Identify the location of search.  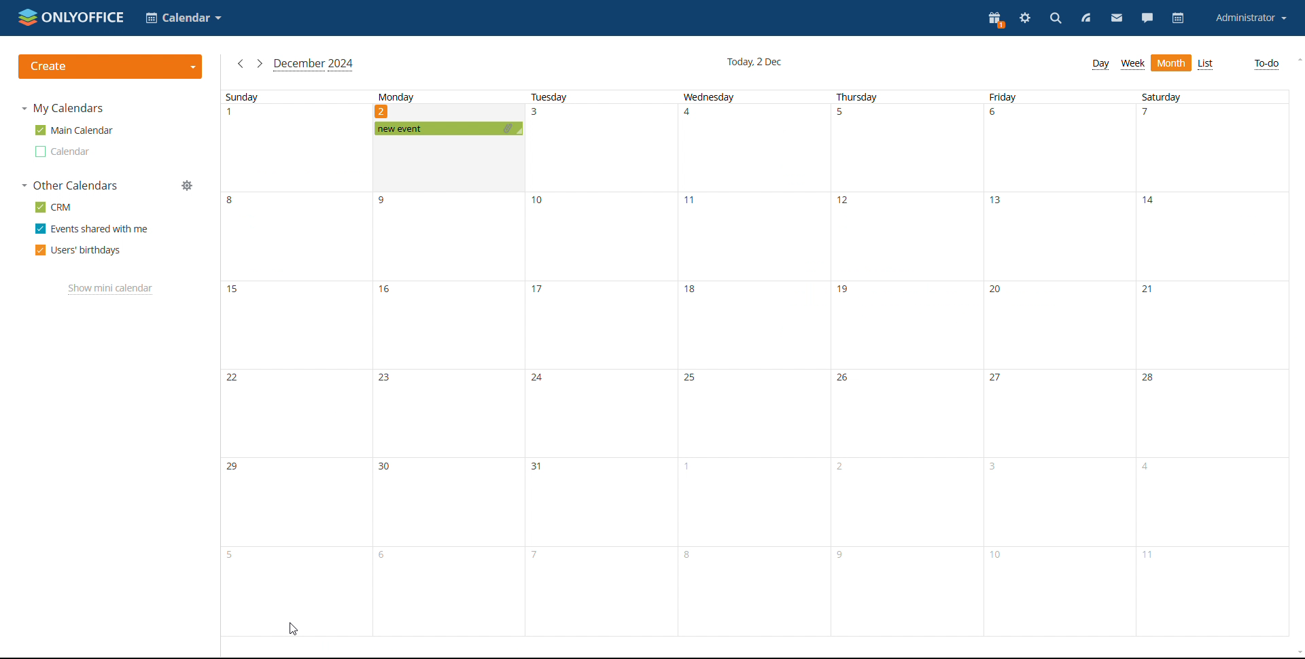
(1056, 19).